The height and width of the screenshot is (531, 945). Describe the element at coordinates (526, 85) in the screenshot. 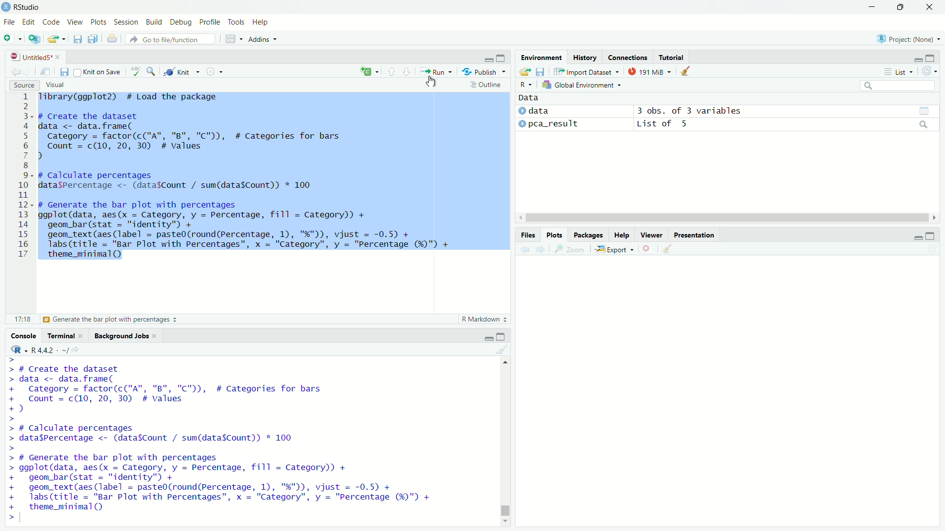

I see `R language` at that location.